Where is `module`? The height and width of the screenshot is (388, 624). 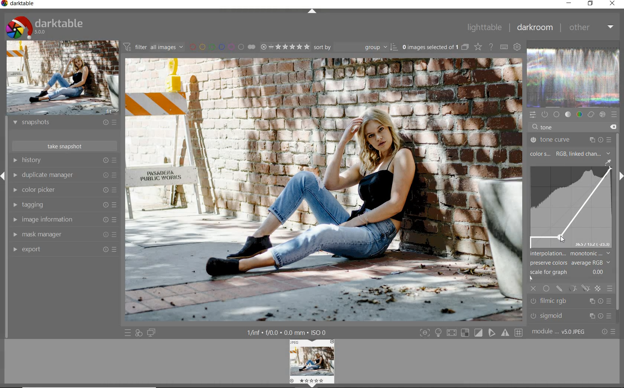 module is located at coordinates (558, 332).